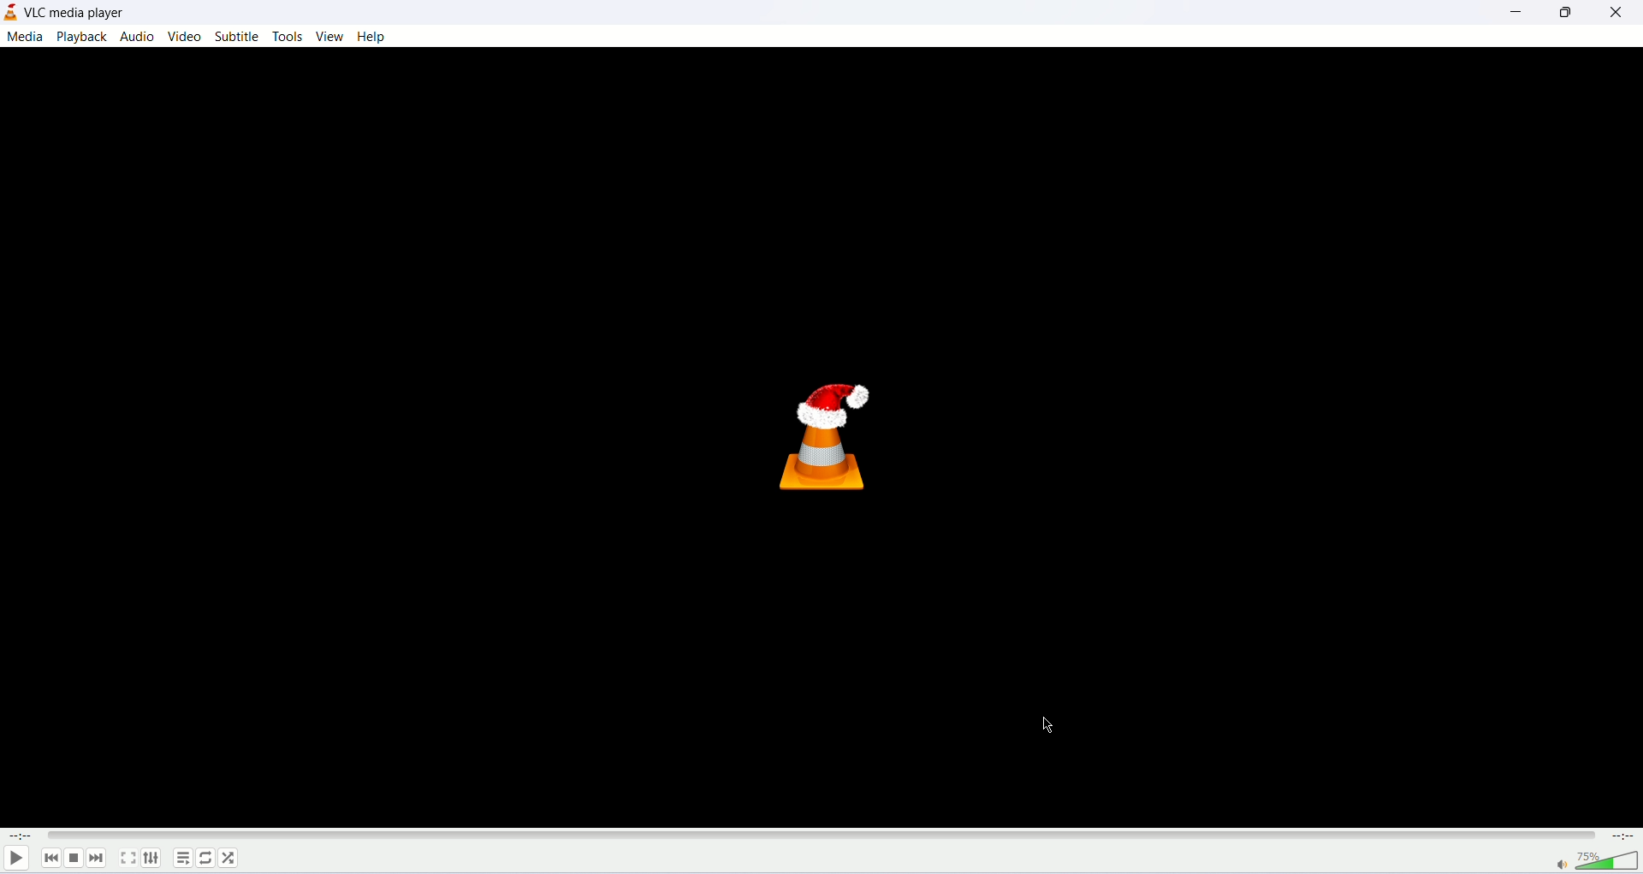  I want to click on progress bar, so click(824, 837).